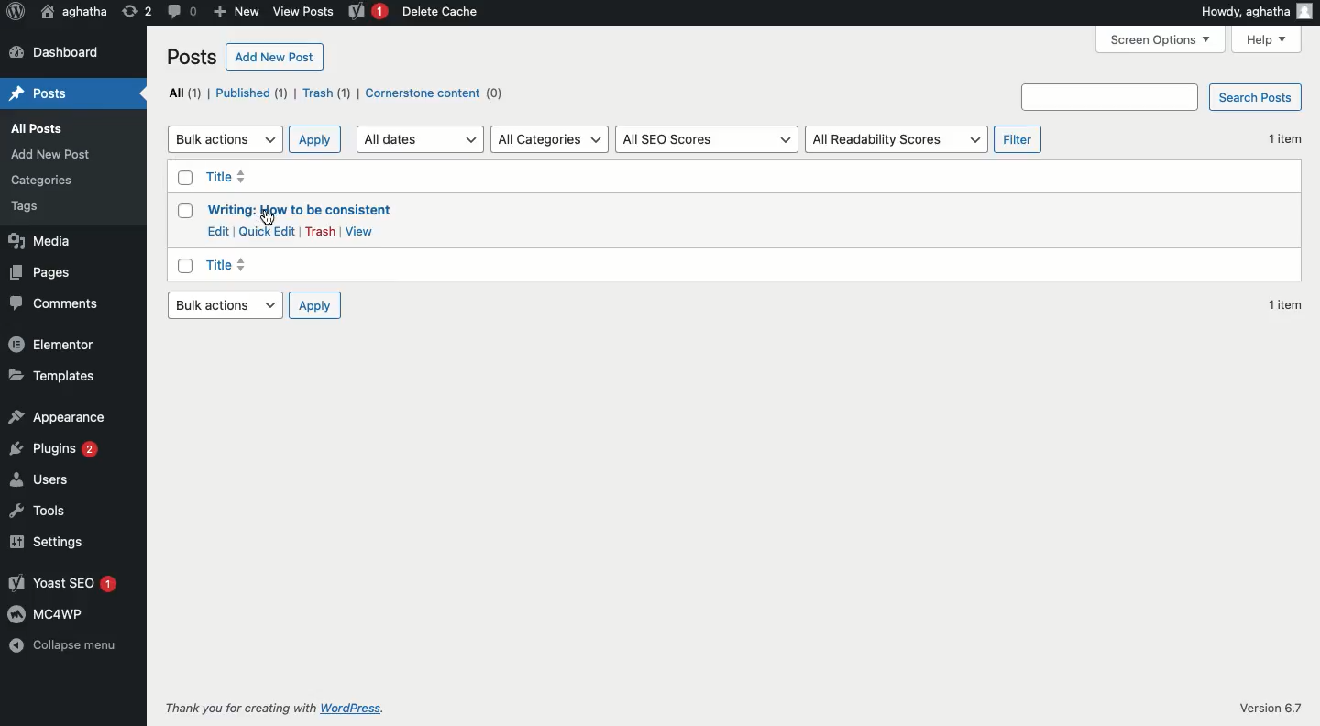 This screenshot has width=1320, height=726. I want to click on Dashboard, so click(73, 51).